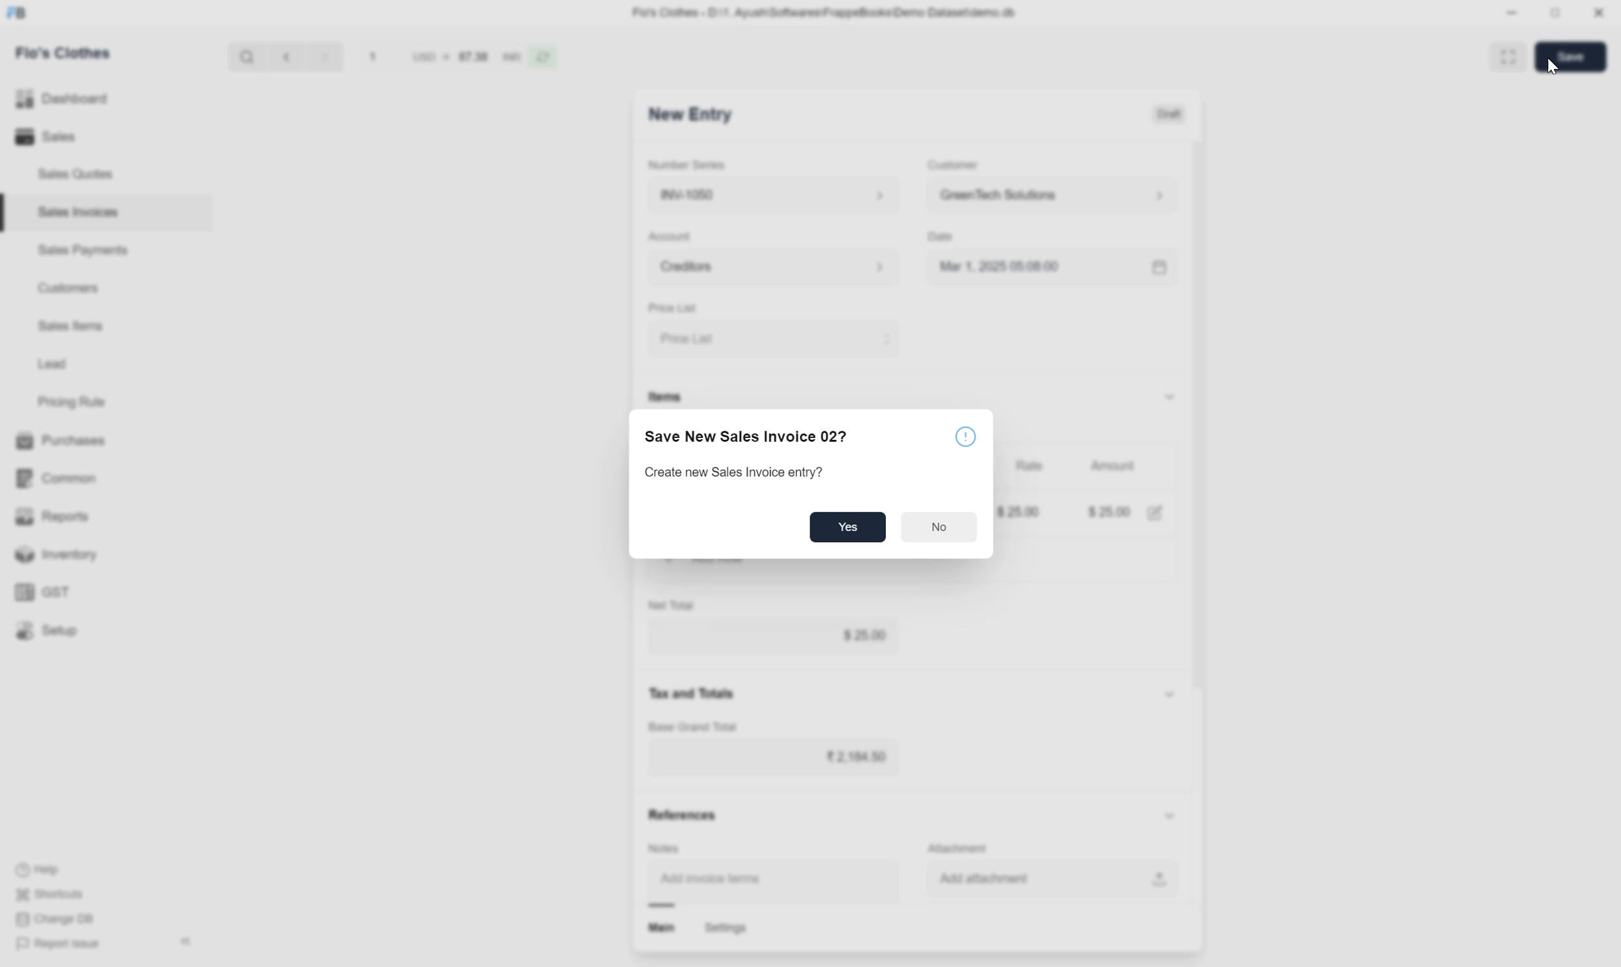  Describe the element at coordinates (244, 60) in the screenshot. I see `search ` at that location.